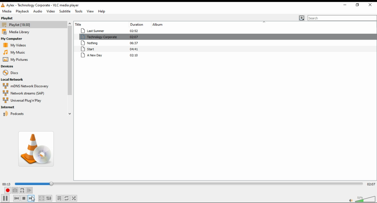 This screenshot has width=377, height=203. Describe the element at coordinates (301, 18) in the screenshot. I see `toggle playlist view` at that location.